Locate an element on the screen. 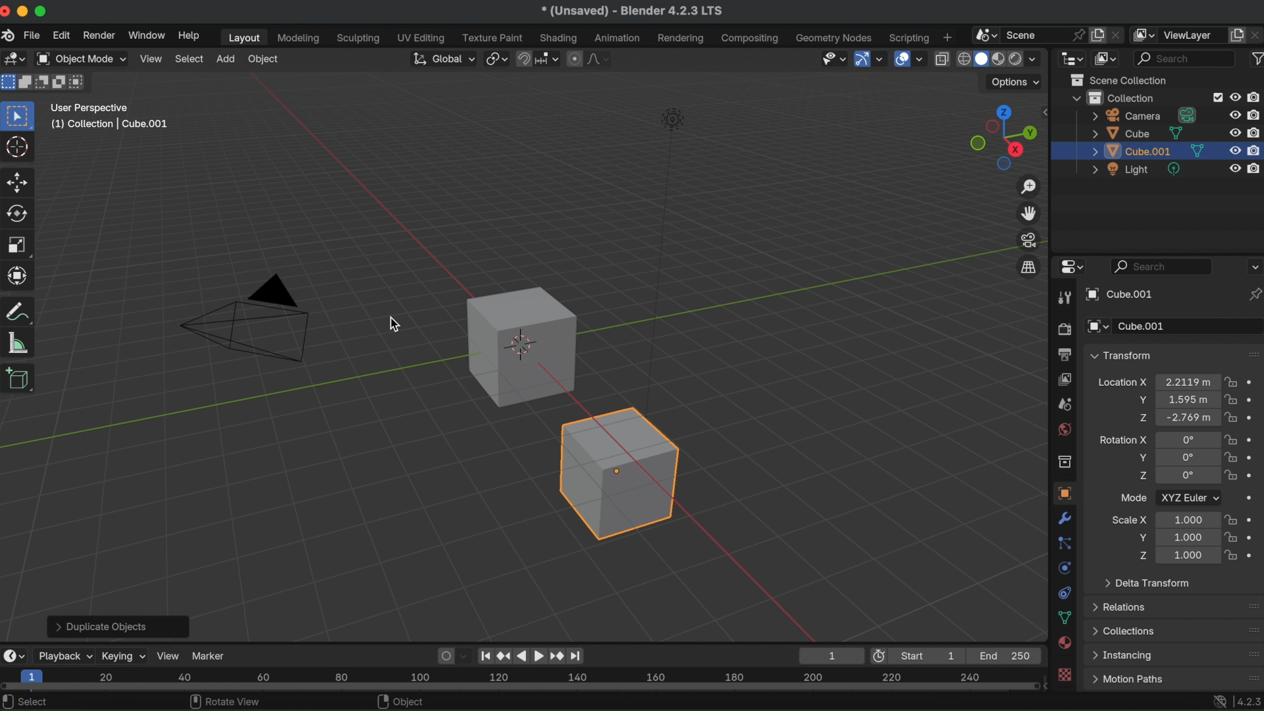  material is located at coordinates (1065, 644).